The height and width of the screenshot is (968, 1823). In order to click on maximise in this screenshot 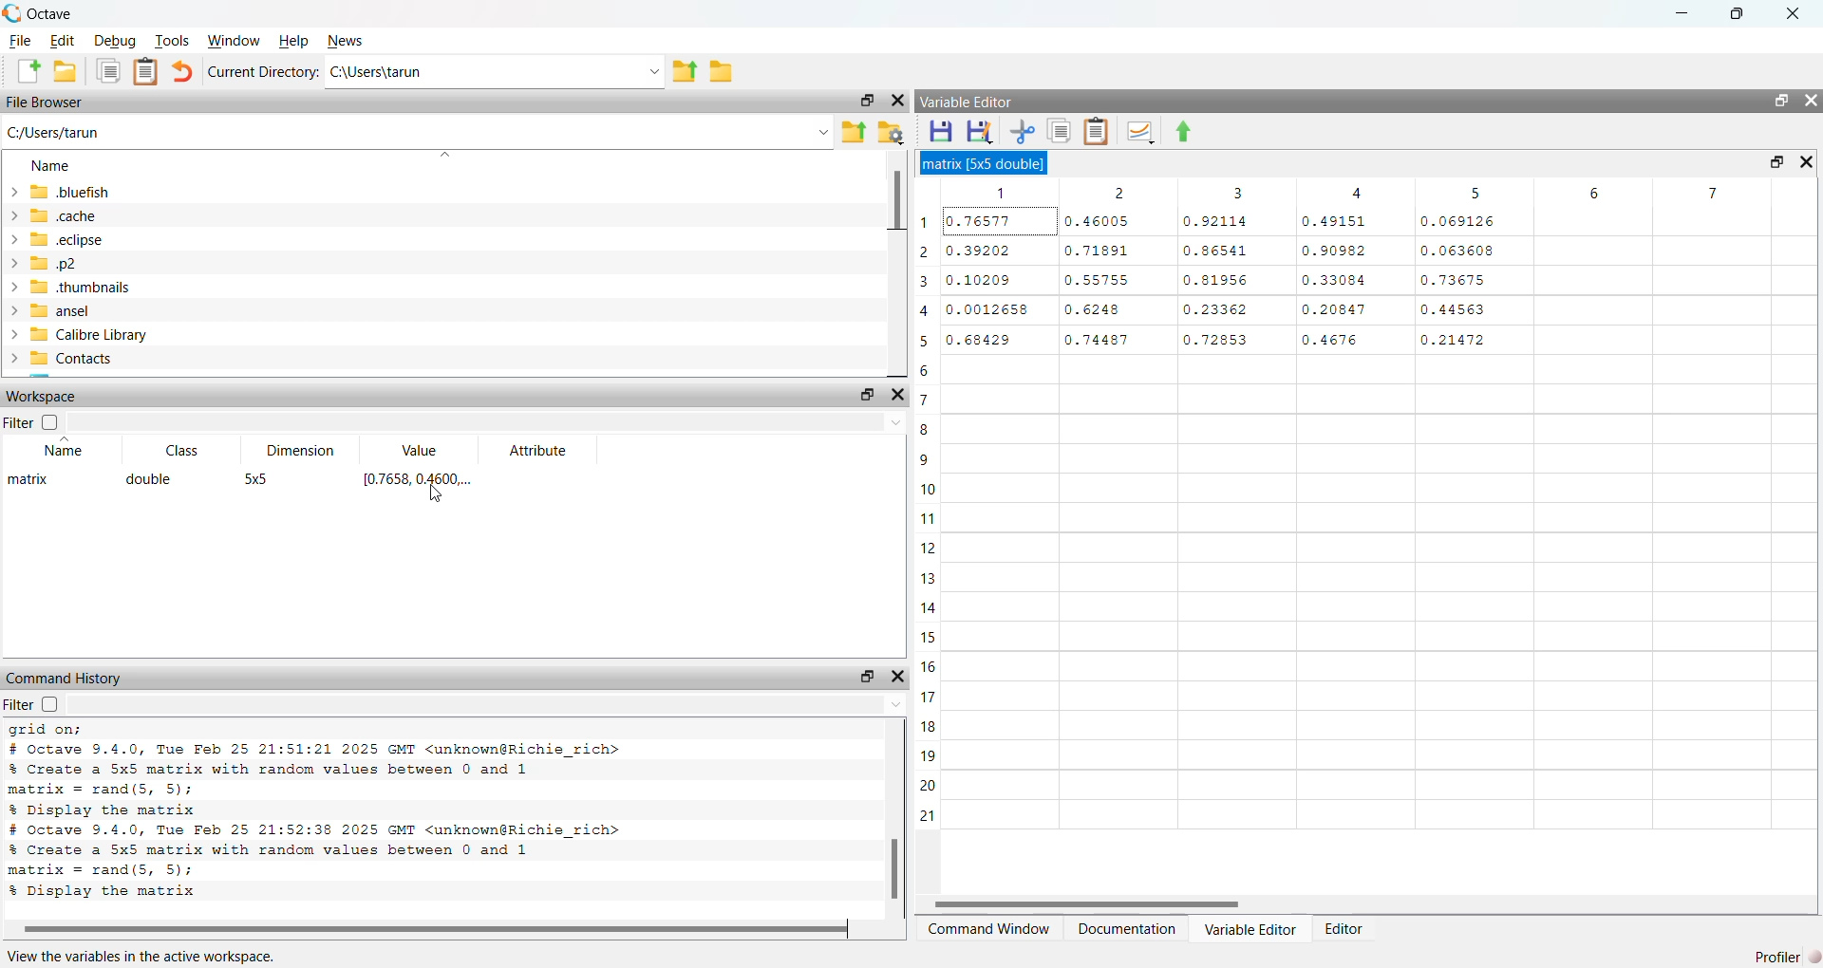, I will do `click(863, 675)`.